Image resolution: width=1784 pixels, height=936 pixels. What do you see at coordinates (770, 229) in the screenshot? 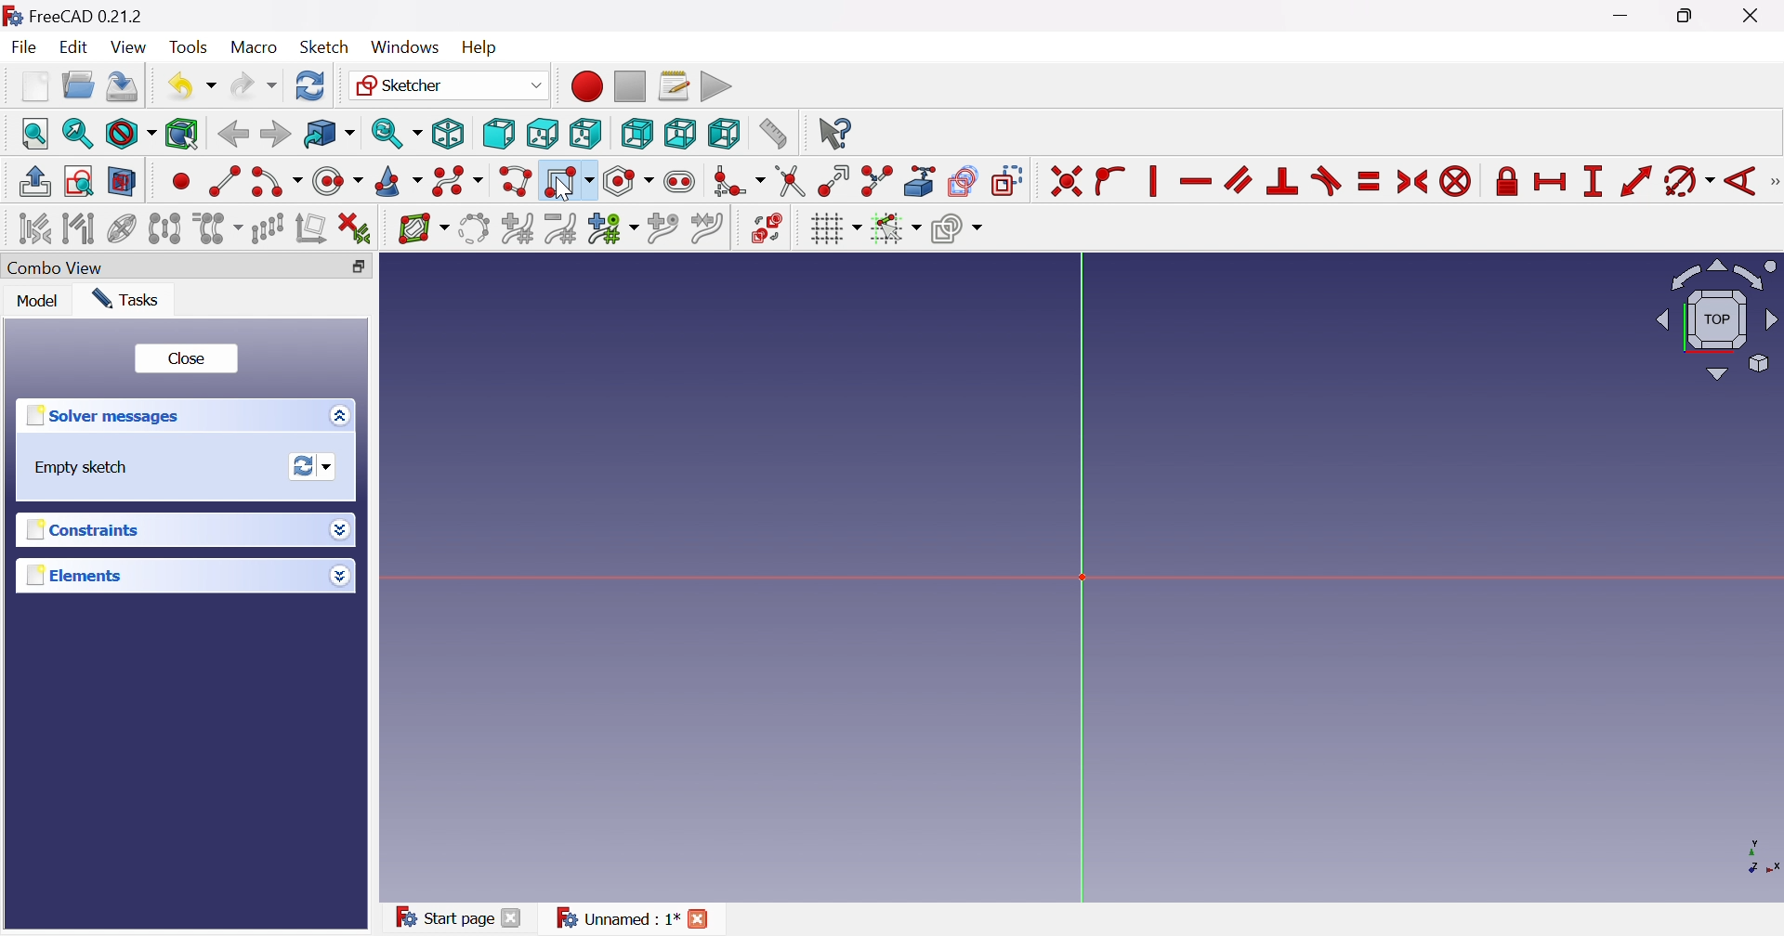
I see `Switch virtual space` at bounding box center [770, 229].